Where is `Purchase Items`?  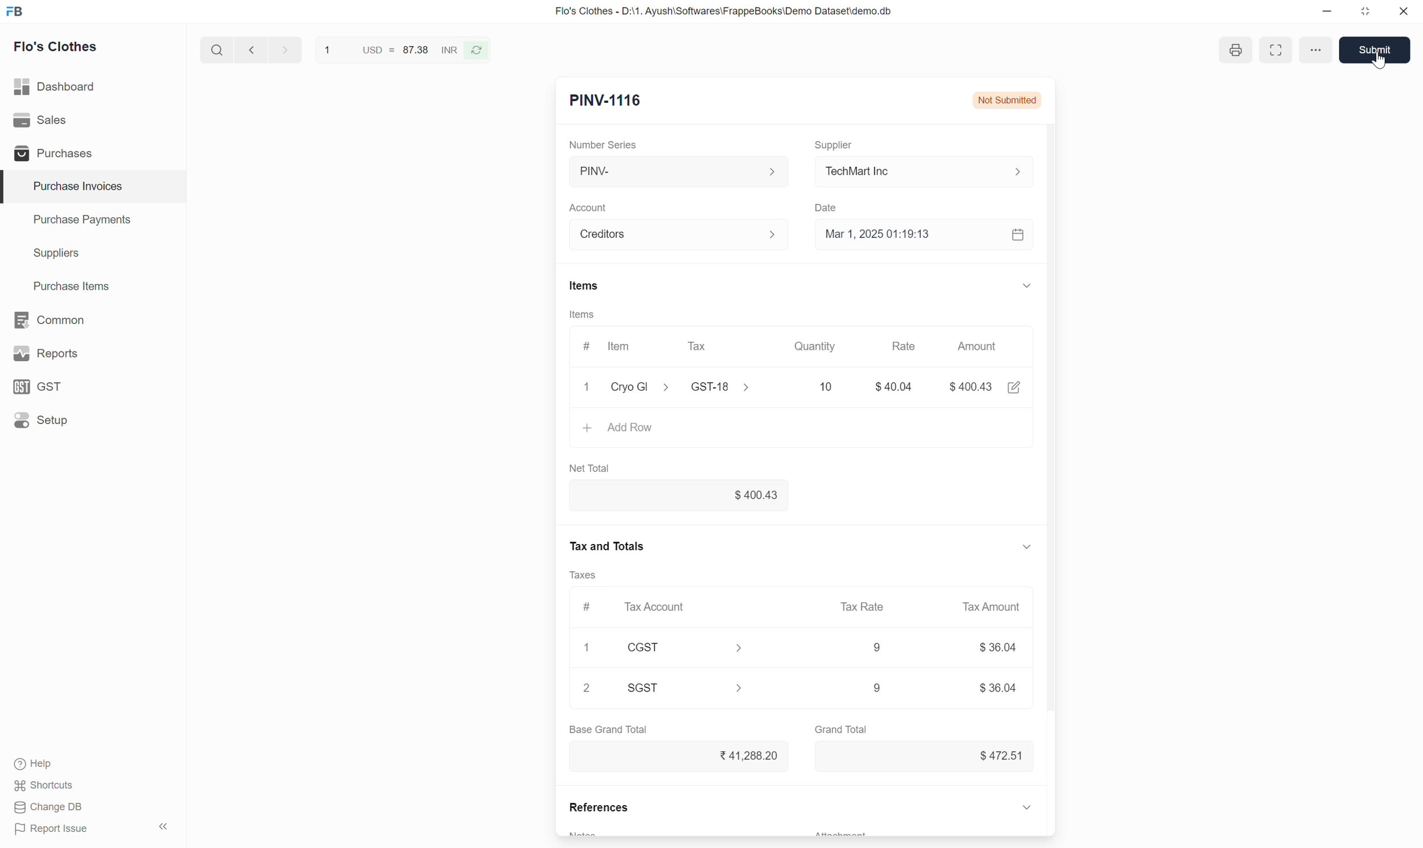 Purchase Items is located at coordinates (65, 284).